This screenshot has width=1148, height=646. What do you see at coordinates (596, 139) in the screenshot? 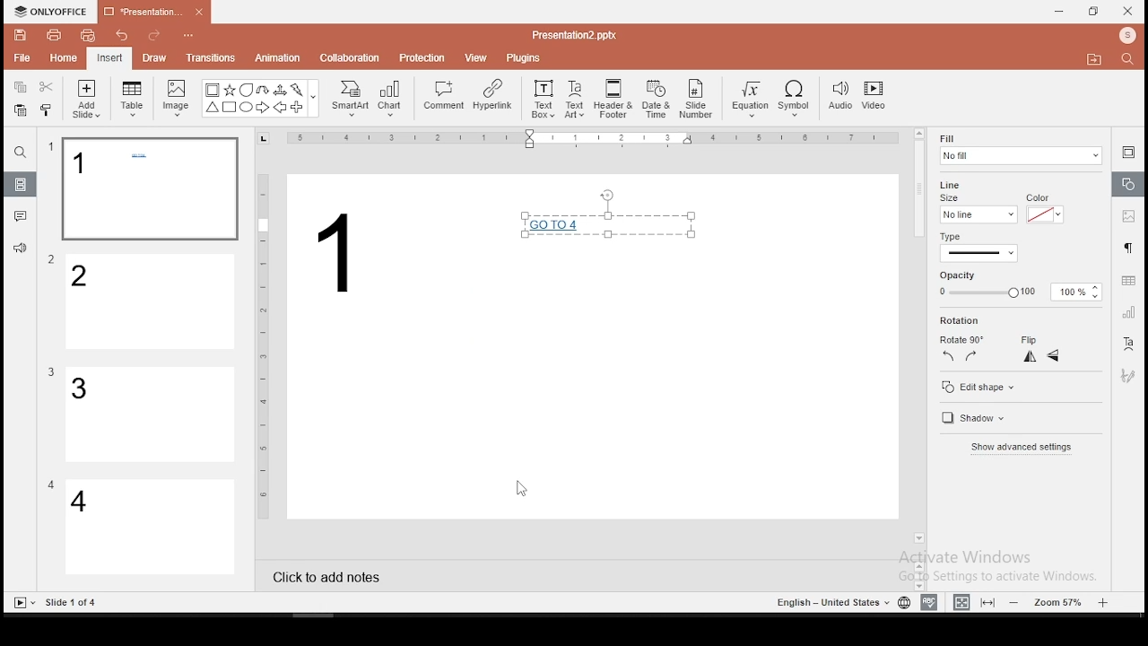
I see `` at bounding box center [596, 139].